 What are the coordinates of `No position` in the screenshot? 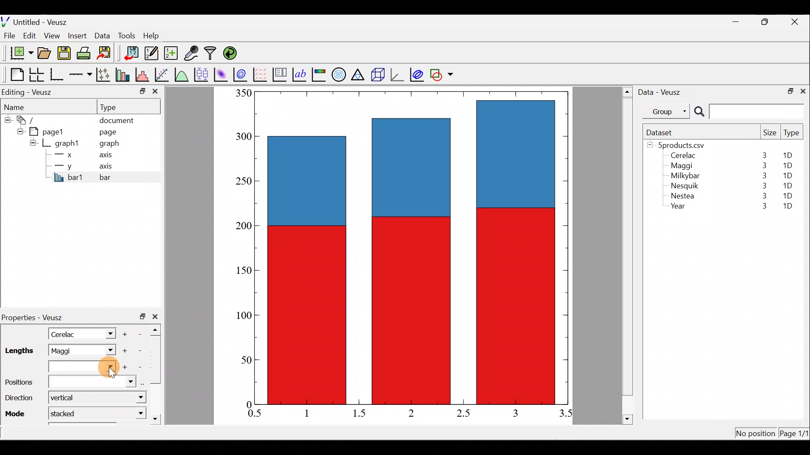 It's located at (756, 434).